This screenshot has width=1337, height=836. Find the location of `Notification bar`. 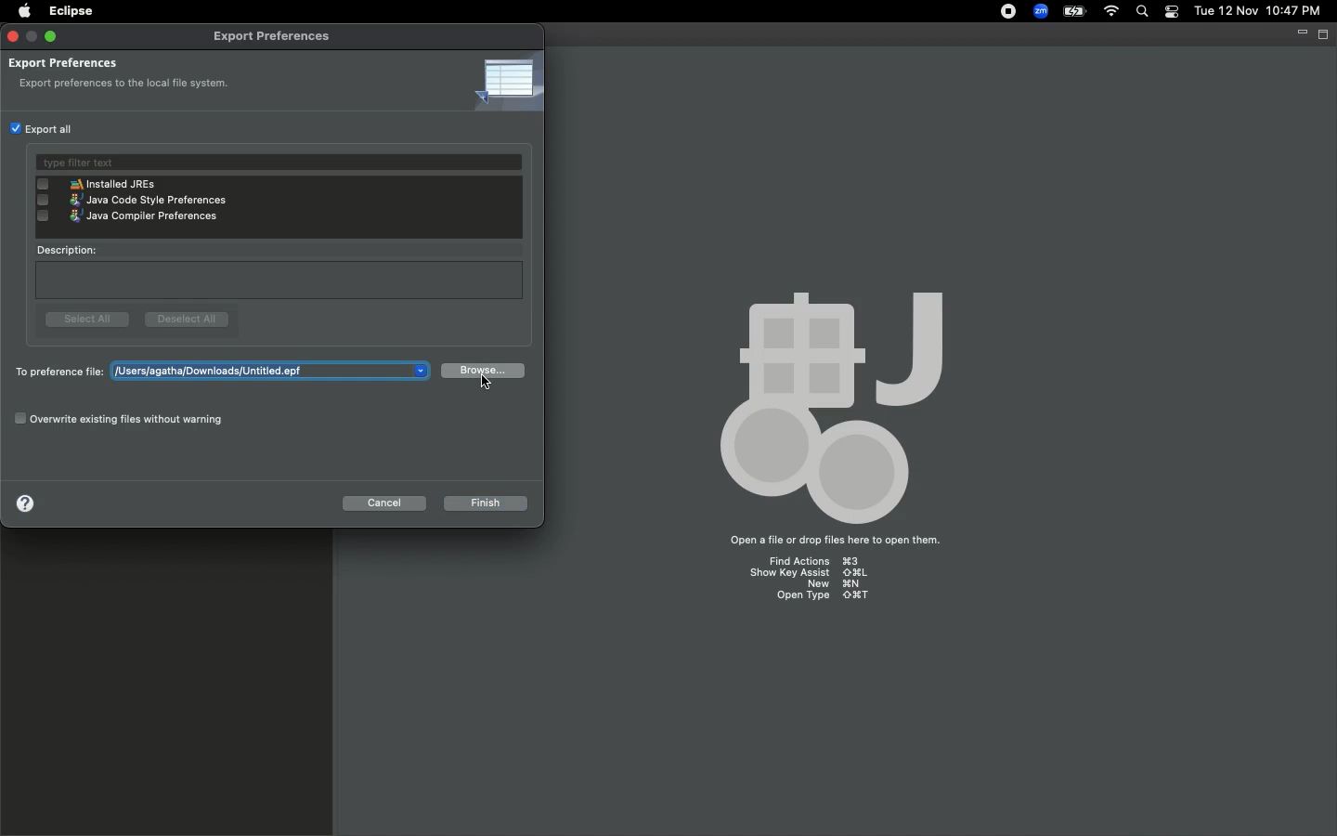

Notification bar is located at coordinates (1171, 13).